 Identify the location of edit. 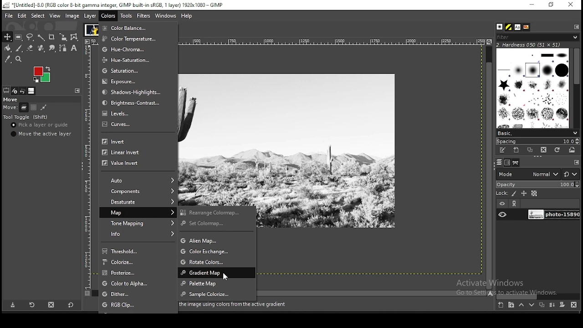
(23, 15).